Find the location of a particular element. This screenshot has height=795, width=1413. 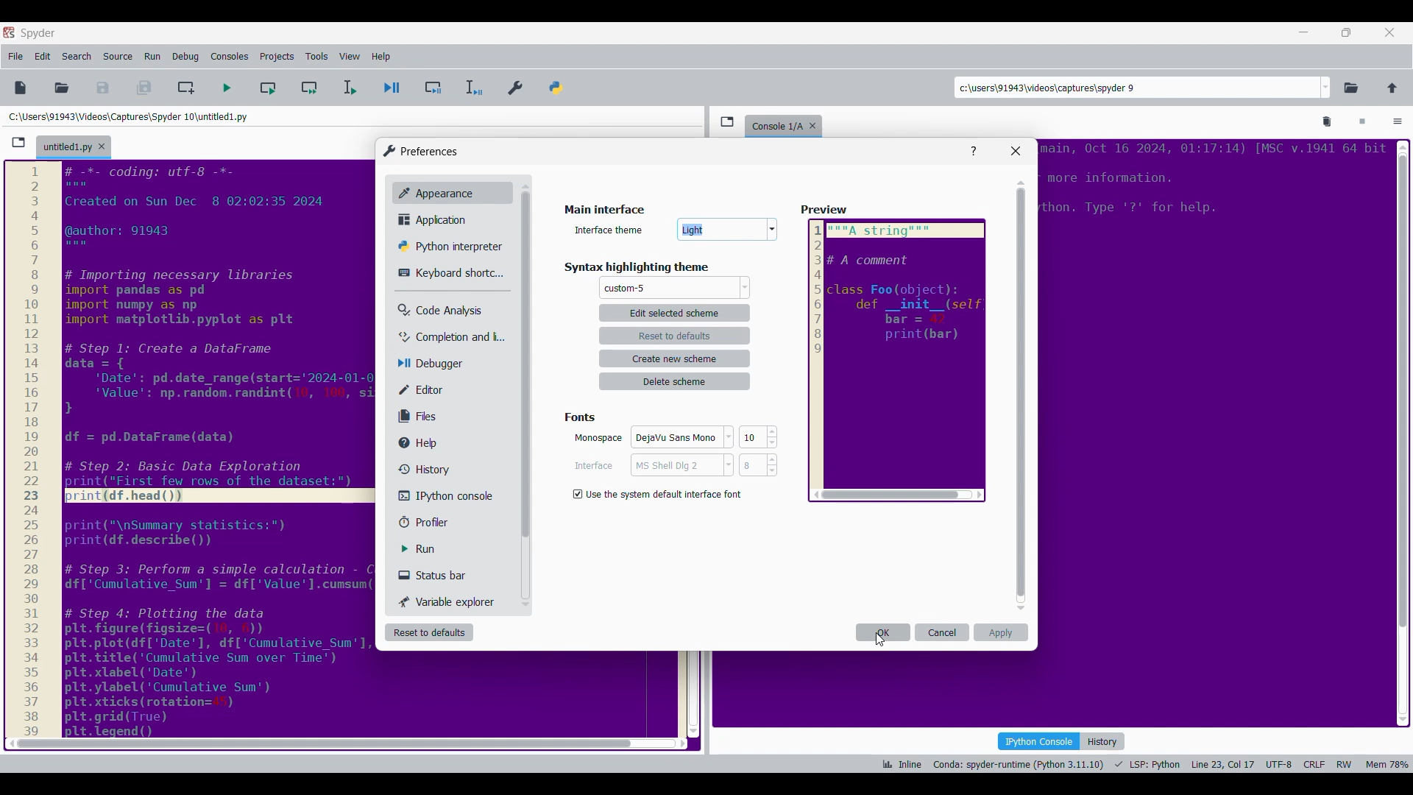

Cancel is located at coordinates (943, 632).